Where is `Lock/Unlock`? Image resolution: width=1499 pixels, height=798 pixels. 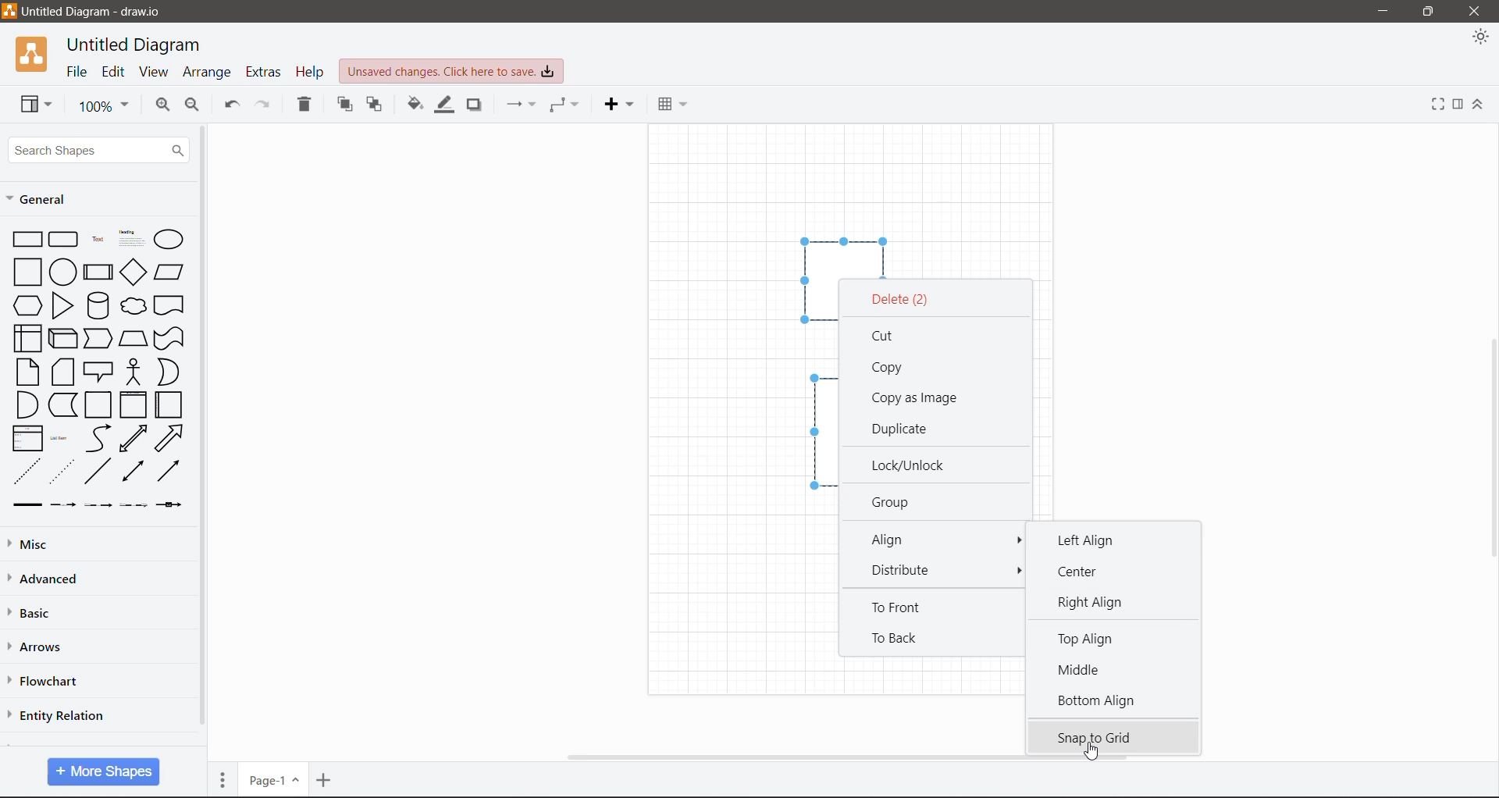
Lock/Unlock is located at coordinates (912, 465).